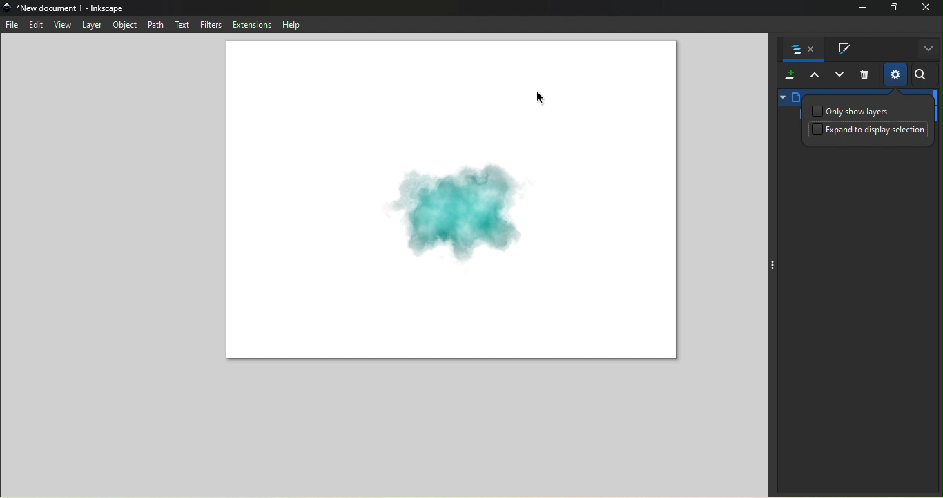  What do you see at coordinates (813, 76) in the screenshot?
I see `Raise selection one step` at bounding box center [813, 76].